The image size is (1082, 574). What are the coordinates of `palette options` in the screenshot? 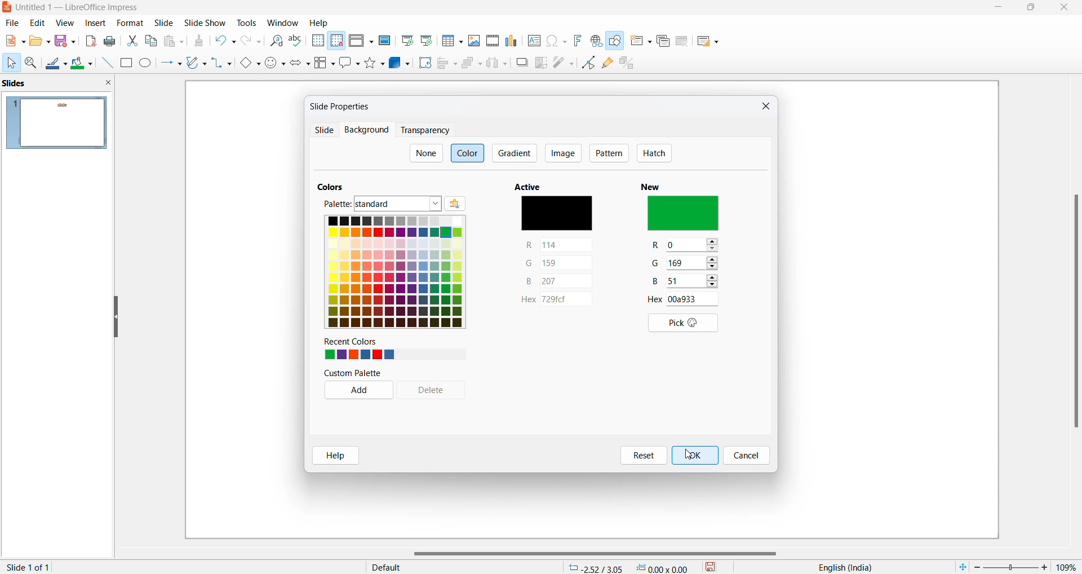 It's located at (398, 204).